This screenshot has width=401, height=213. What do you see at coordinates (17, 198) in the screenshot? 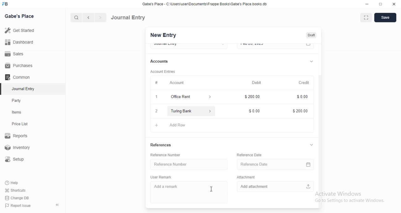
I see `‘Change DB` at bounding box center [17, 198].